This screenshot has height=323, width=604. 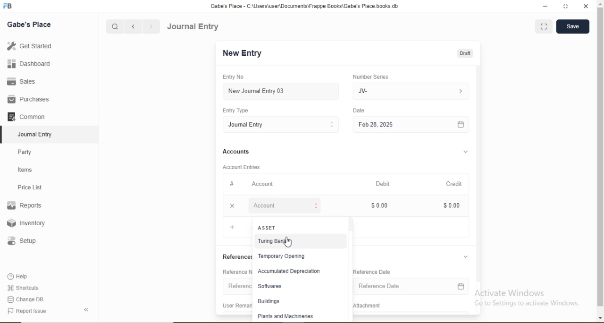 I want to click on Reference Date, so click(x=373, y=272).